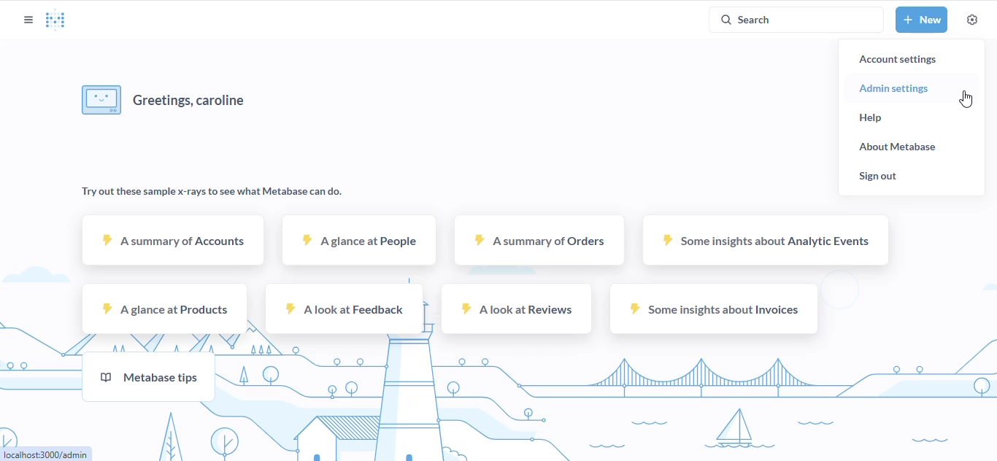 The image size is (997, 461). I want to click on a look at reviews, so click(515, 309).